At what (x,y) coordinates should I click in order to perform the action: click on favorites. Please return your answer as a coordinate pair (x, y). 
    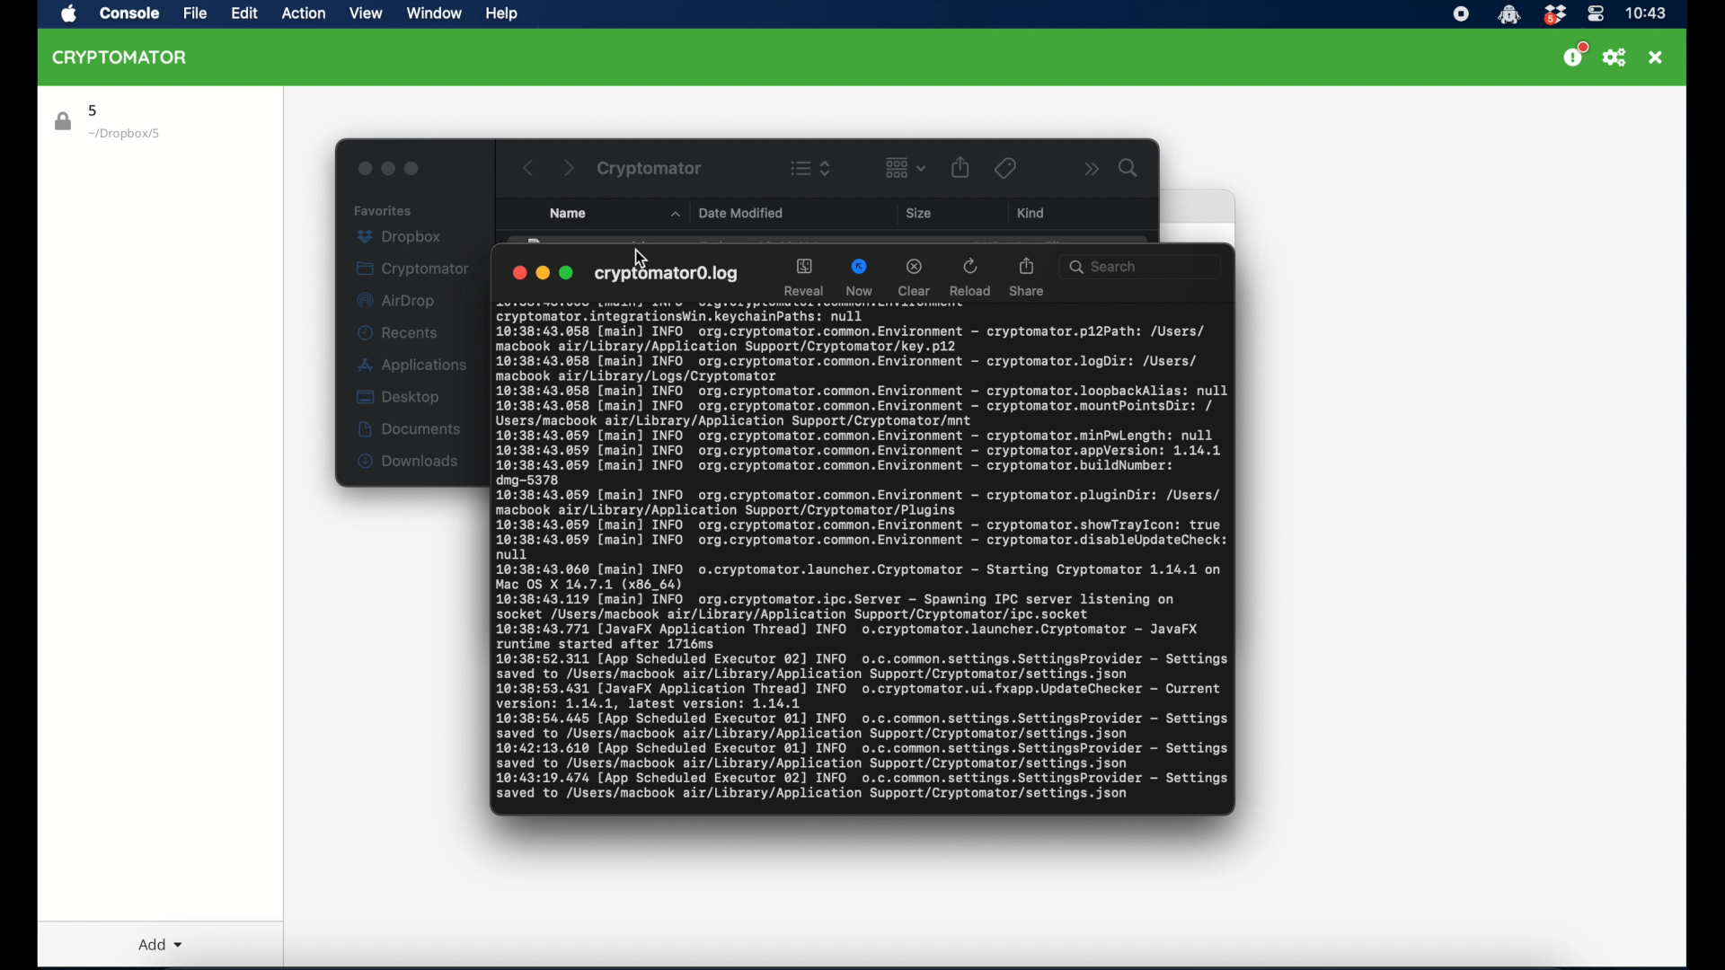
    Looking at the image, I should click on (384, 212).